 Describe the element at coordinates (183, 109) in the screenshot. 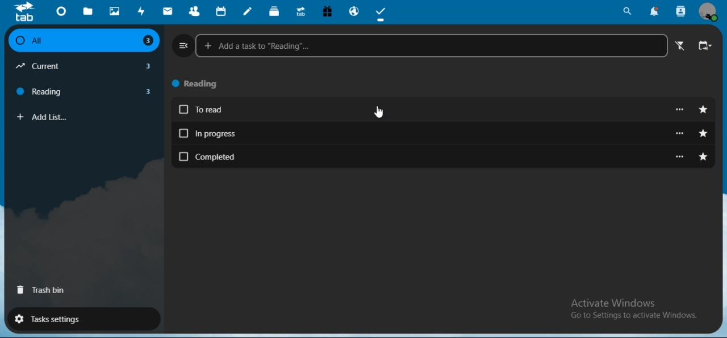

I see `Checkbox` at that location.